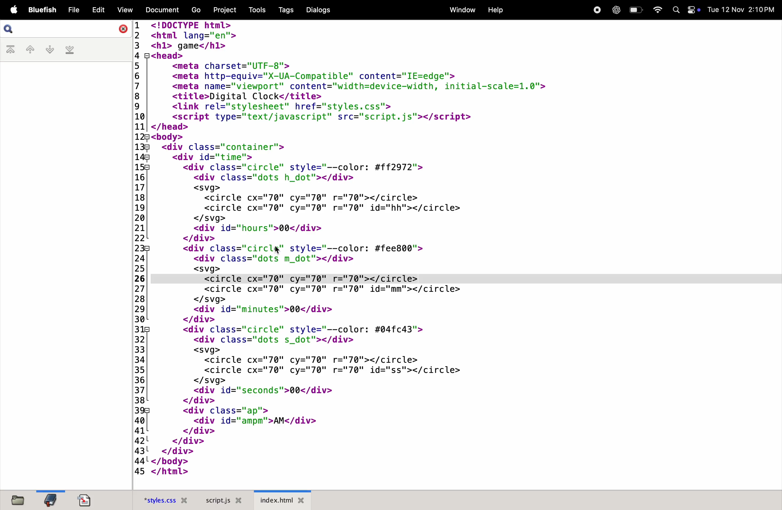  I want to click on wifi, so click(658, 11).